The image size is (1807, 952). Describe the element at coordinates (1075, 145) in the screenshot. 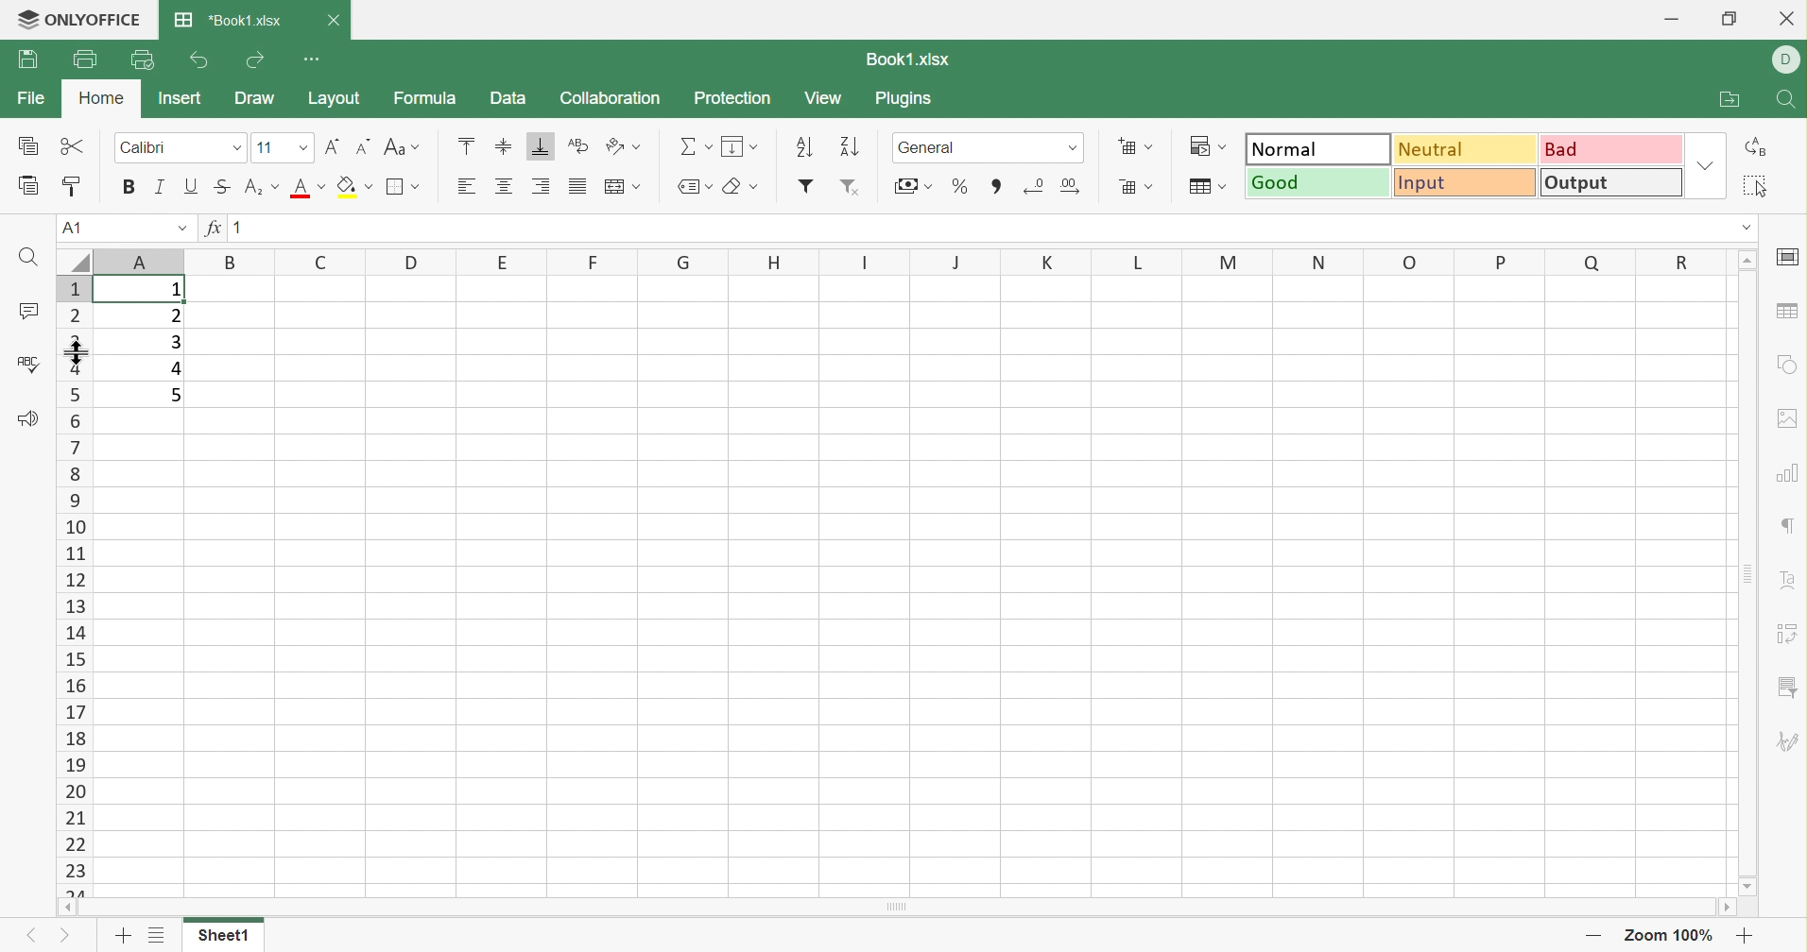

I see `Drop Down` at that location.